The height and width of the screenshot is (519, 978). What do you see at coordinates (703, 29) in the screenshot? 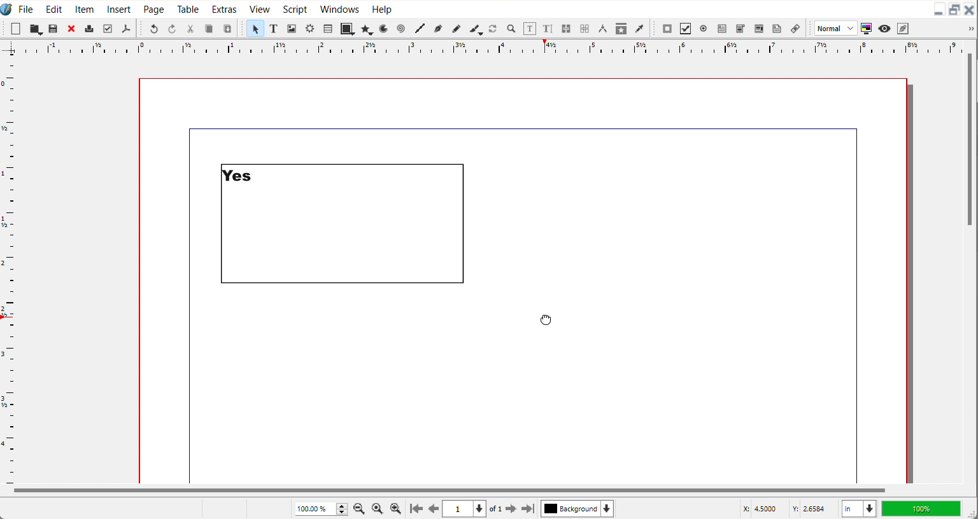
I see `PDF radio button` at bounding box center [703, 29].